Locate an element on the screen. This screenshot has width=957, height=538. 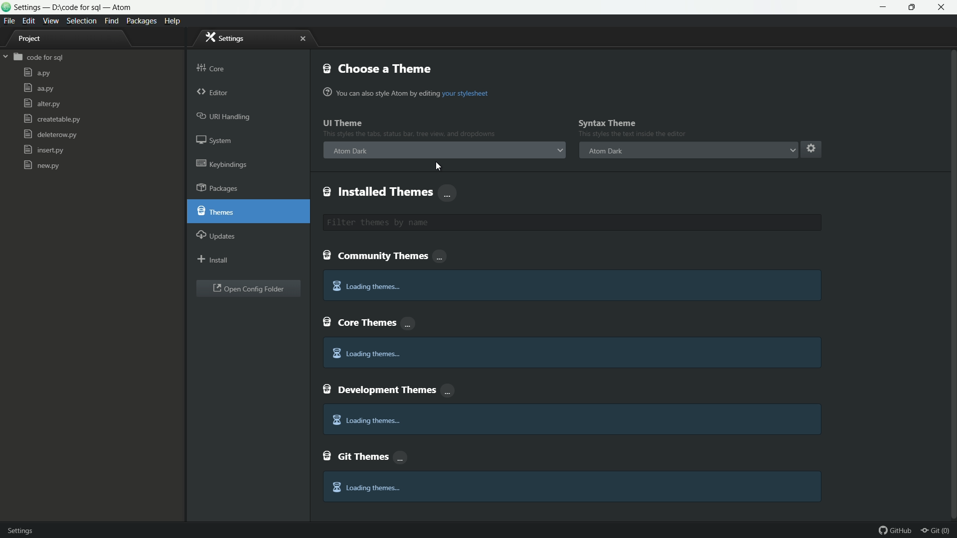
github is located at coordinates (897, 530).